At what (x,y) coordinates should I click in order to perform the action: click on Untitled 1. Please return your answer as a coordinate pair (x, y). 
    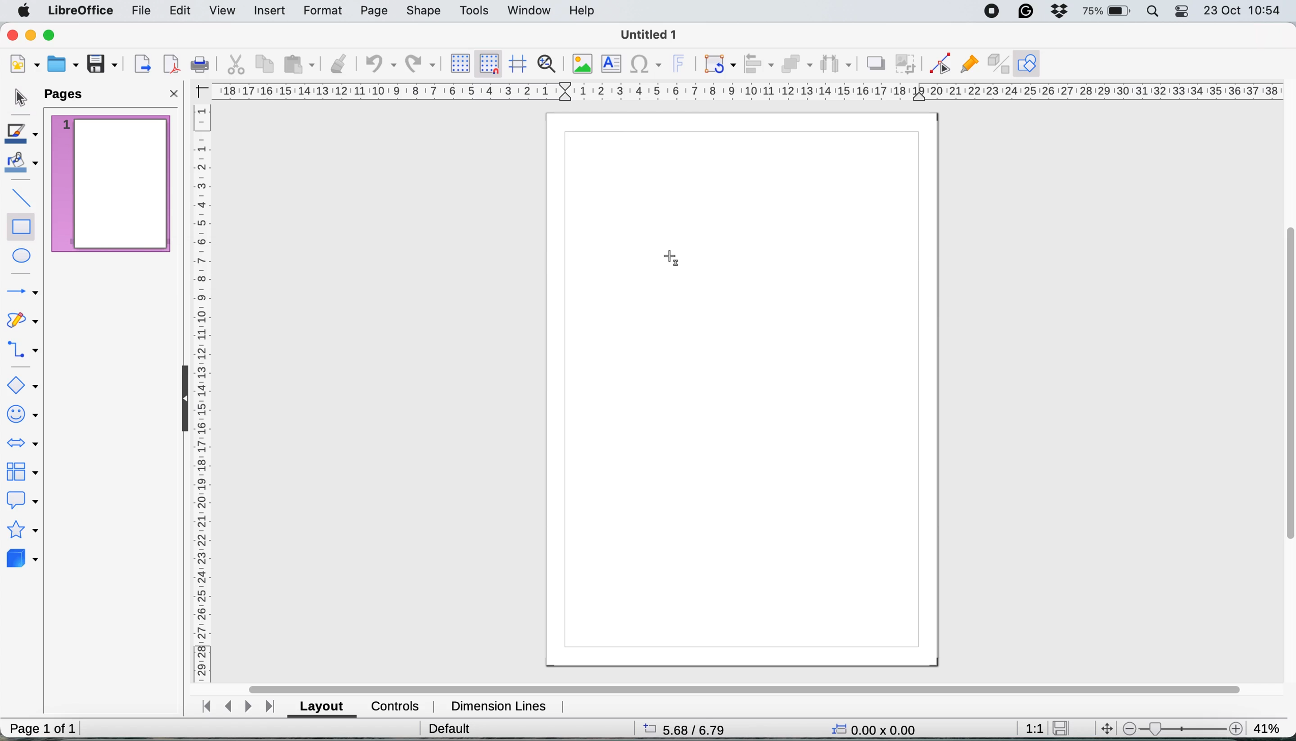
    Looking at the image, I should click on (646, 36).